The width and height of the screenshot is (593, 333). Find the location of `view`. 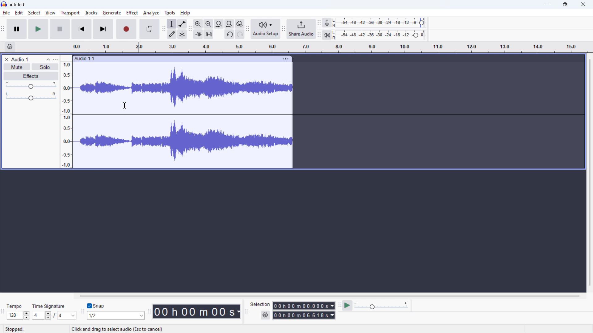

view is located at coordinates (50, 13).